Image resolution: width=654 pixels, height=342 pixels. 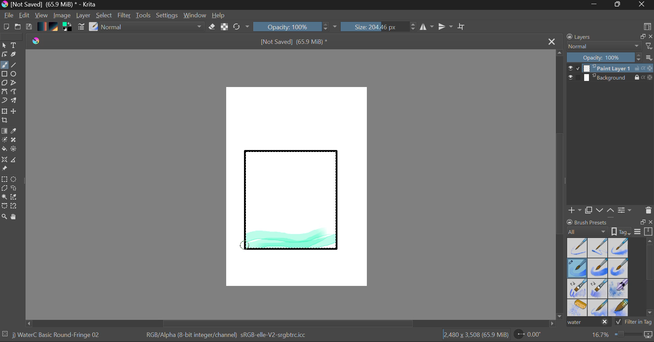 What do you see at coordinates (68, 27) in the screenshot?
I see `Colors in use` at bounding box center [68, 27].